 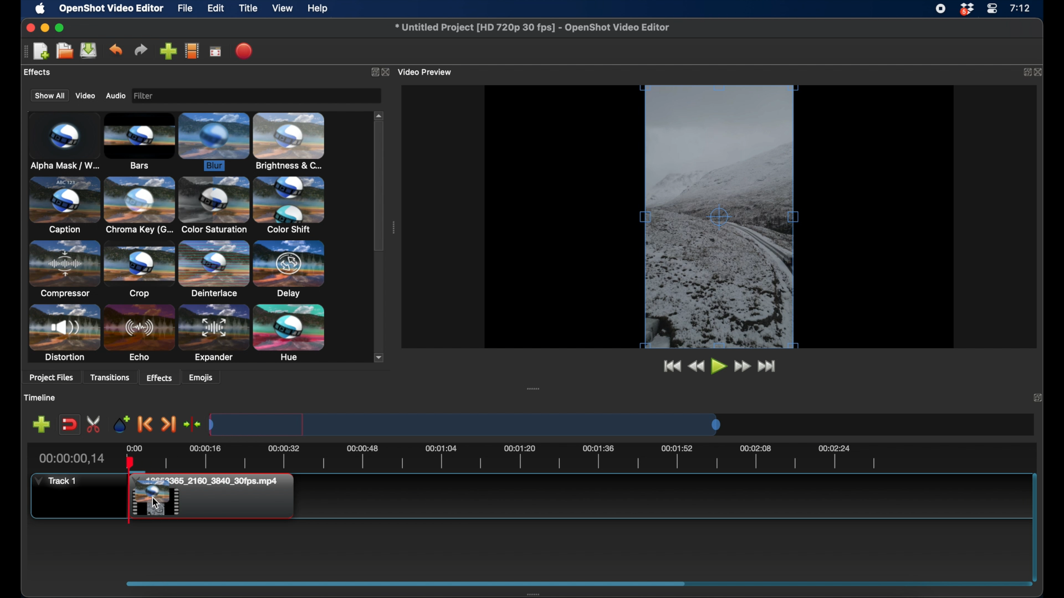 What do you see at coordinates (372, 71) in the screenshot?
I see `expand` at bounding box center [372, 71].